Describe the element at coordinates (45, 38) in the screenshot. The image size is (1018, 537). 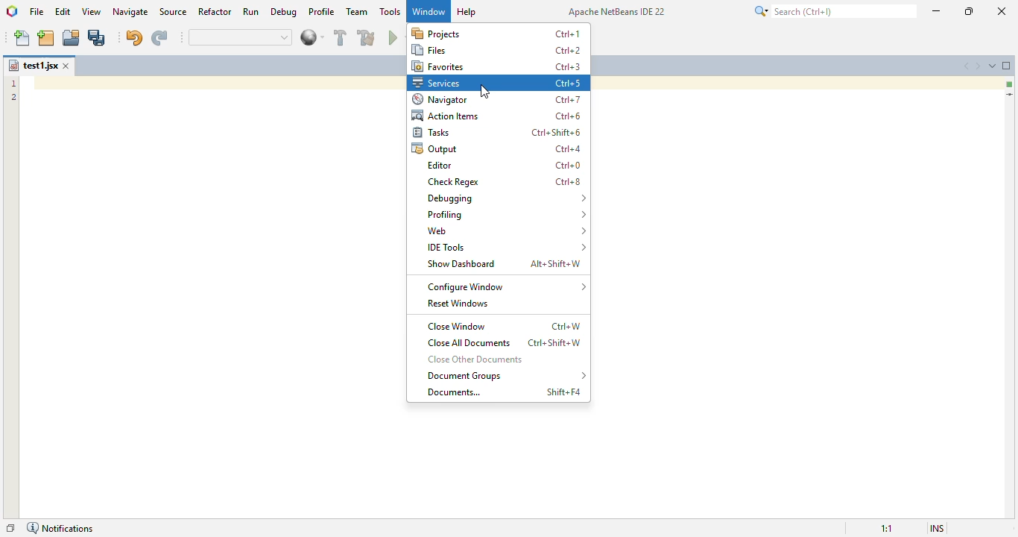
I see `new project` at that location.